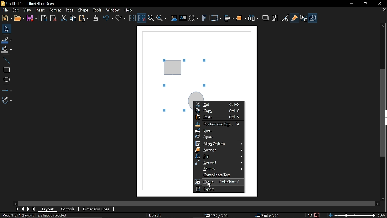 This screenshot has width=387, height=218. What do you see at coordinates (218, 169) in the screenshot?
I see `Shapes` at bounding box center [218, 169].